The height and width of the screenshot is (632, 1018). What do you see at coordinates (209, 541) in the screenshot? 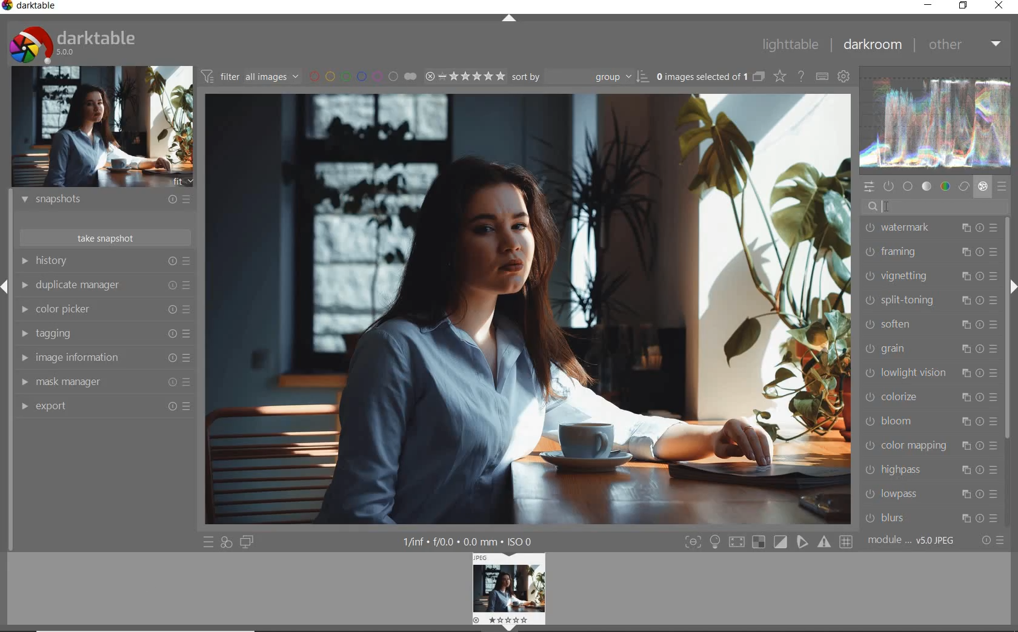
I see `quick access to presets` at bounding box center [209, 541].